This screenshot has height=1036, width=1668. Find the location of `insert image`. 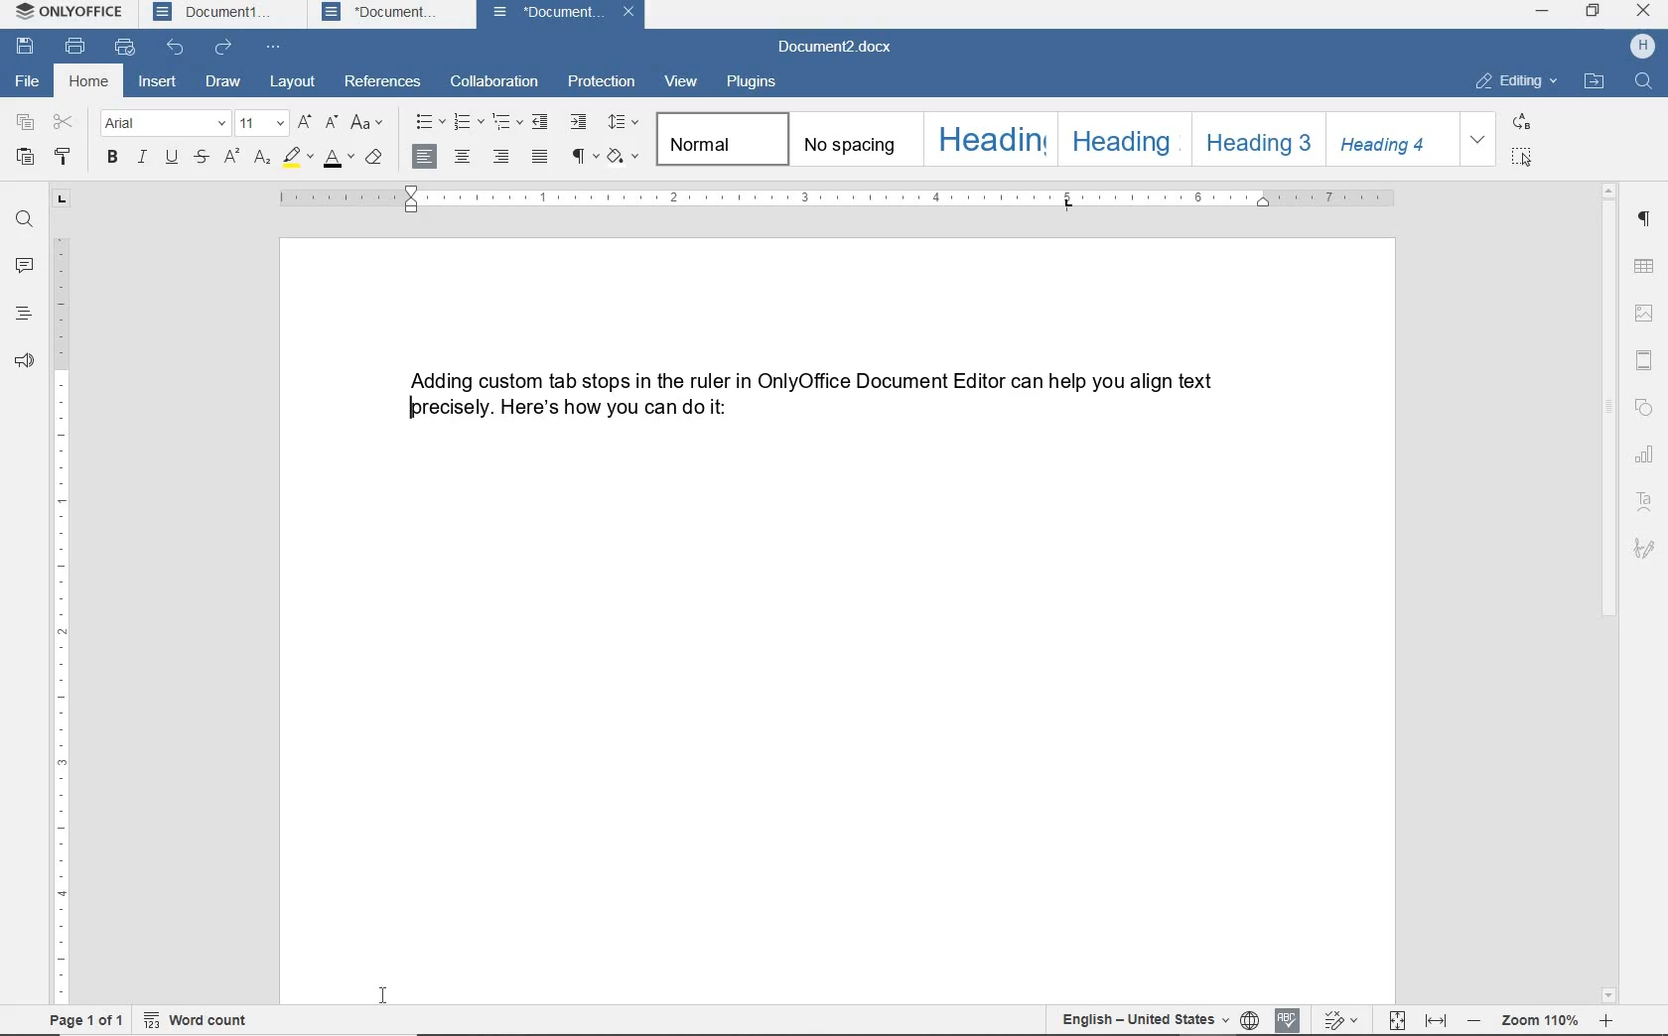

insert image is located at coordinates (1643, 316).